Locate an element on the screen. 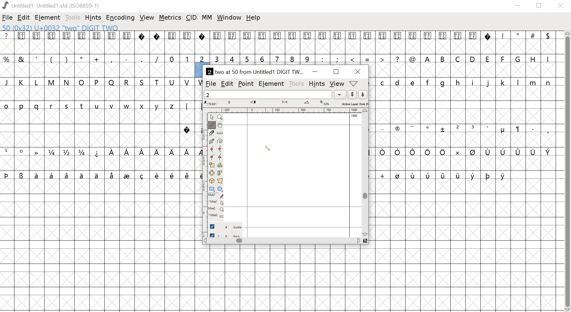 The image size is (571, 312). scrollbar is located at coordinates (365, 173).